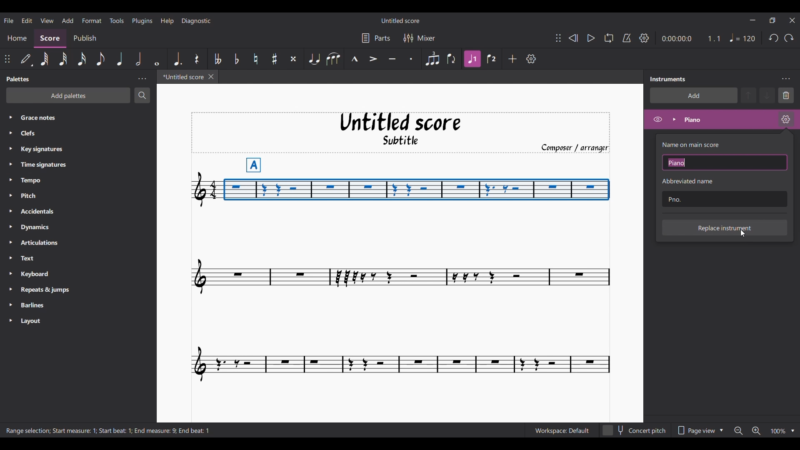  I want to click on Pitch, so click(47, 195).